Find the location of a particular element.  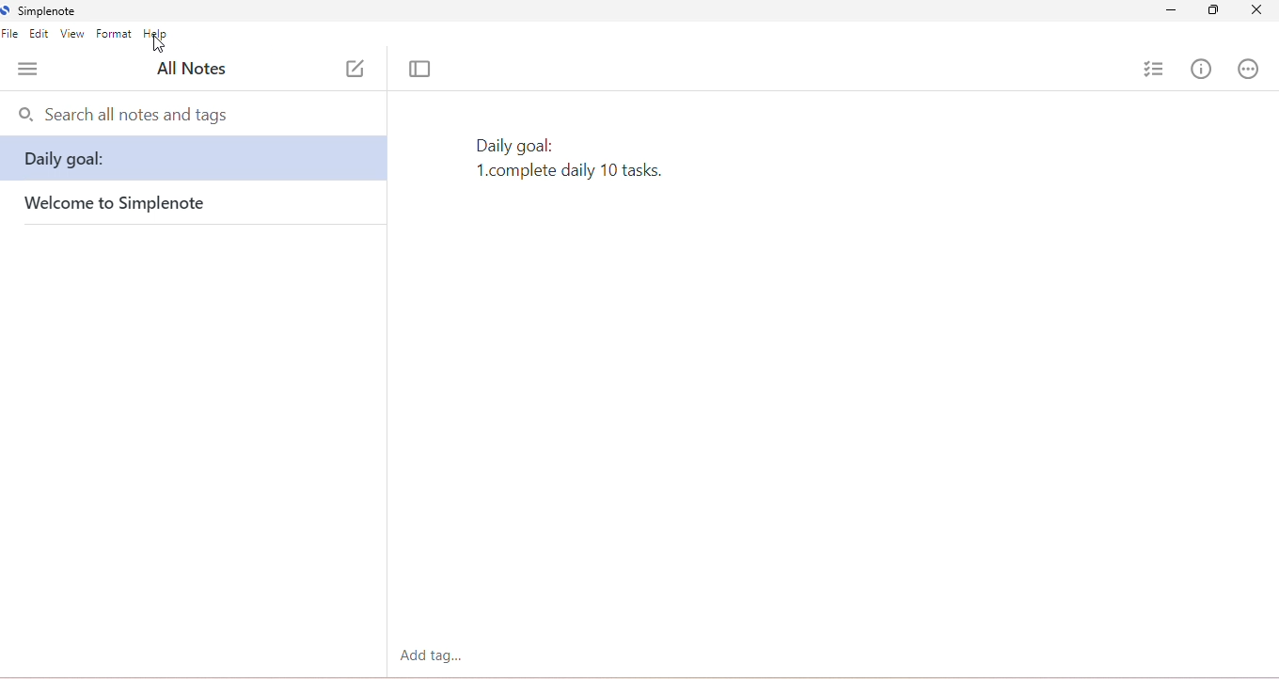

add tag is located at coordinates (434, 655).